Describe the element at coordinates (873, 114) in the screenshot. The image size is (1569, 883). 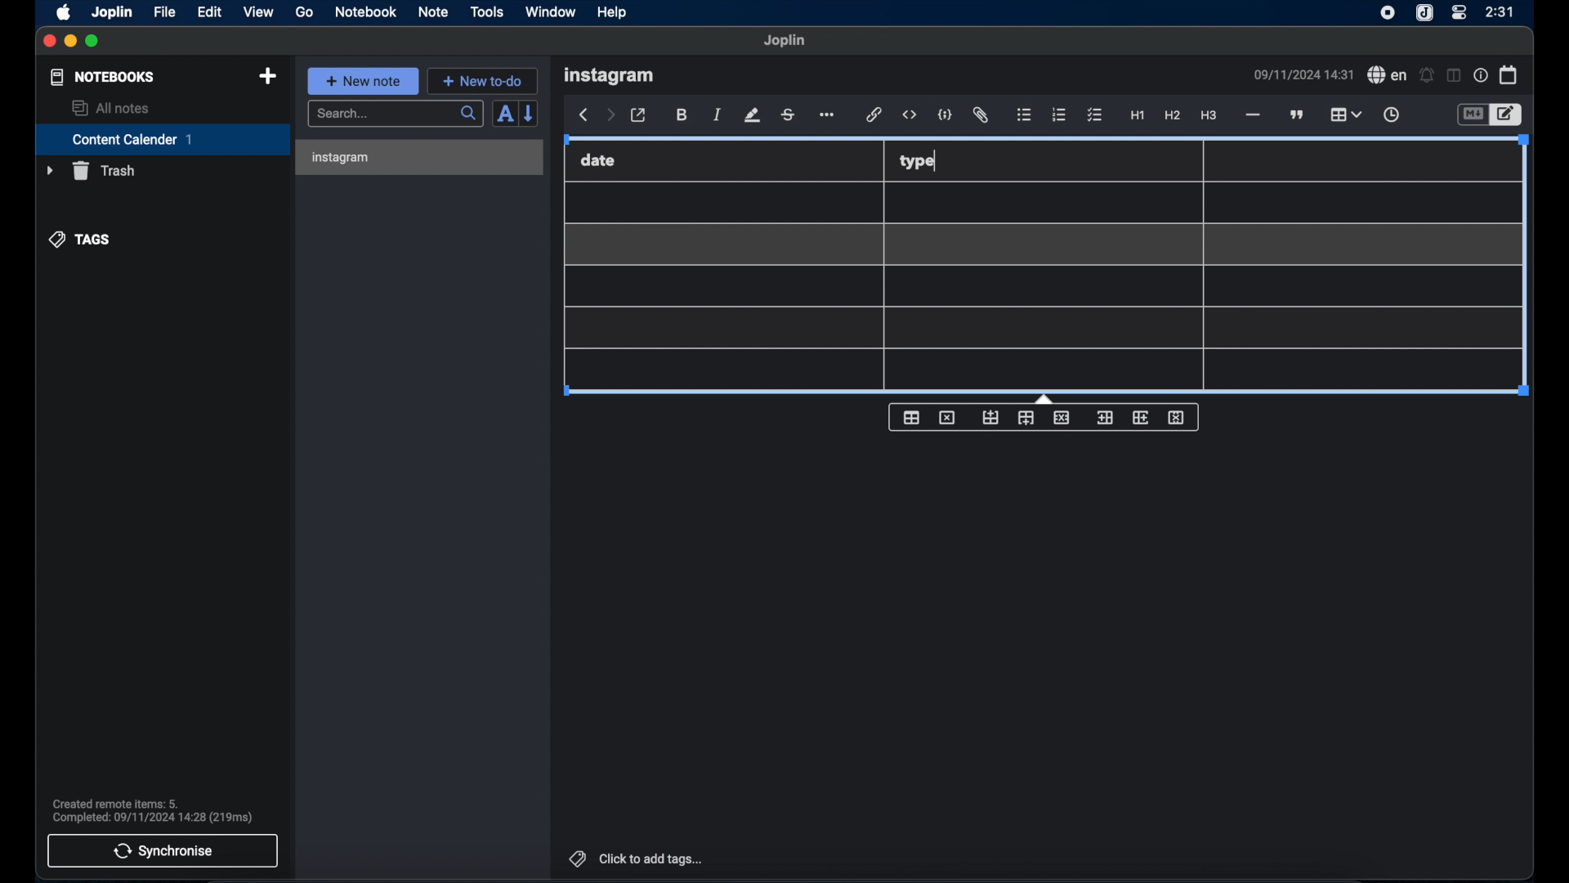
I see `hyperlink` at that location.